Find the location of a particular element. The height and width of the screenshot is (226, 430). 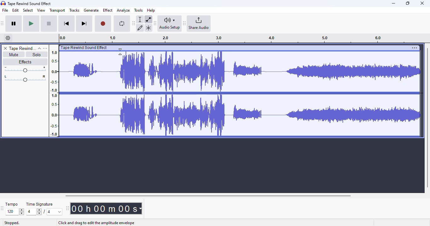

effect is located at coordinates (108, 10).